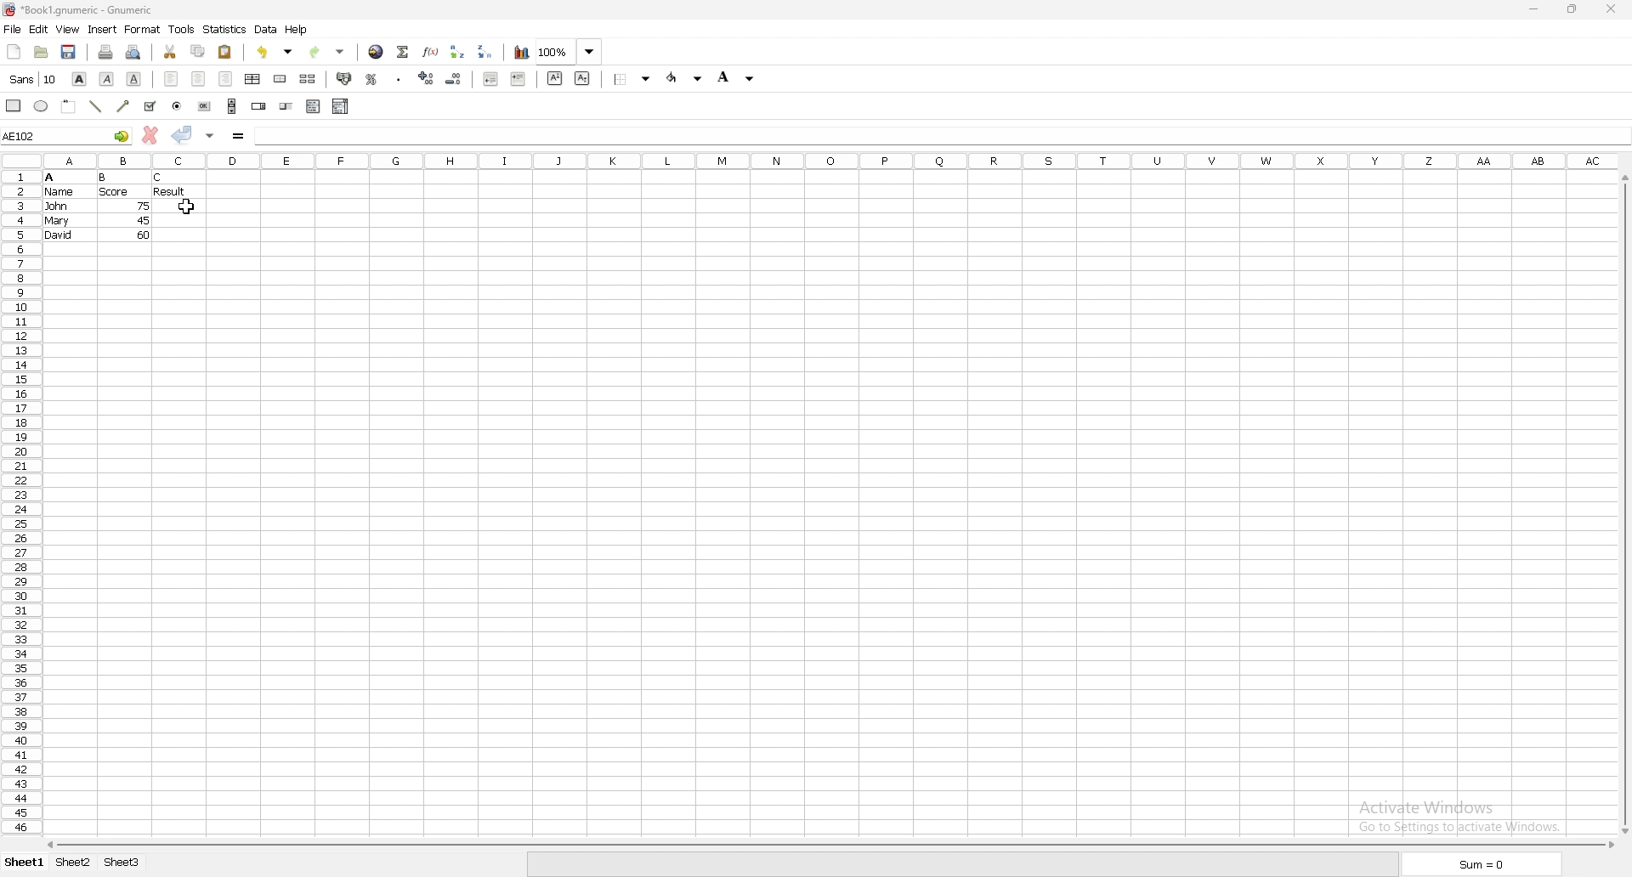 The image size is (1632, 877). What do you see at coordinates (569, 52) in the screenshot?
I see `zoom` at bounding box center [569, 52].